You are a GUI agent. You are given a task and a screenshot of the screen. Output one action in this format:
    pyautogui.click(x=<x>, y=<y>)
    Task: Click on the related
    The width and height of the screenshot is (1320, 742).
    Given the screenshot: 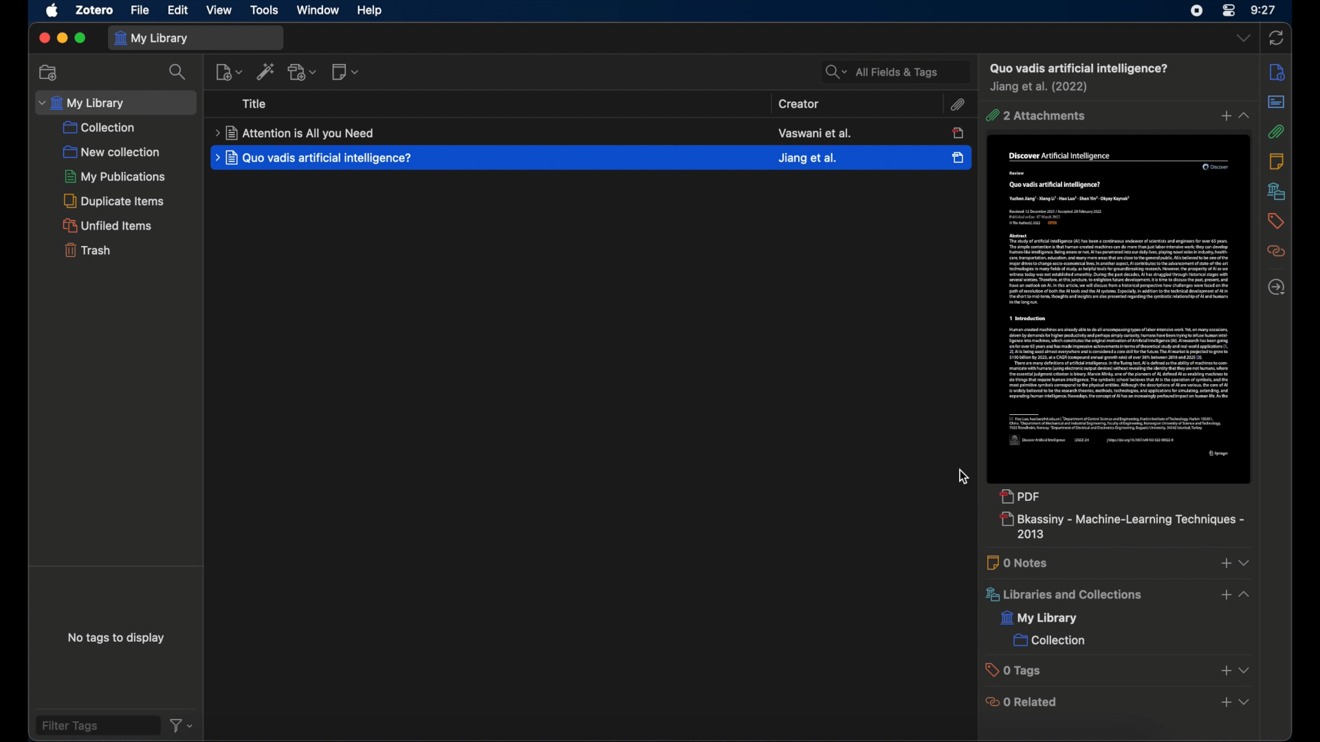 What is the action you would take?
    pyautogui.click(x=1276, y=251)
    